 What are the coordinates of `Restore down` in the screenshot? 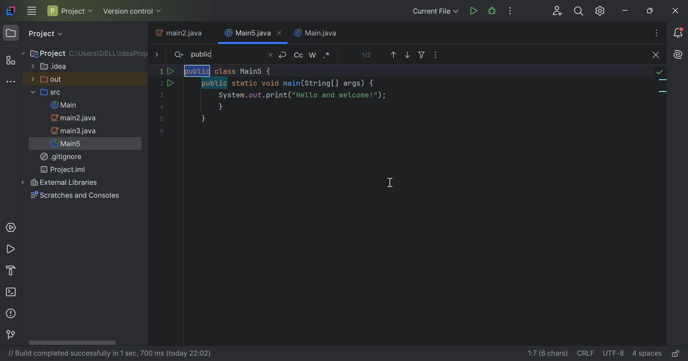 It's located at (651, 12).